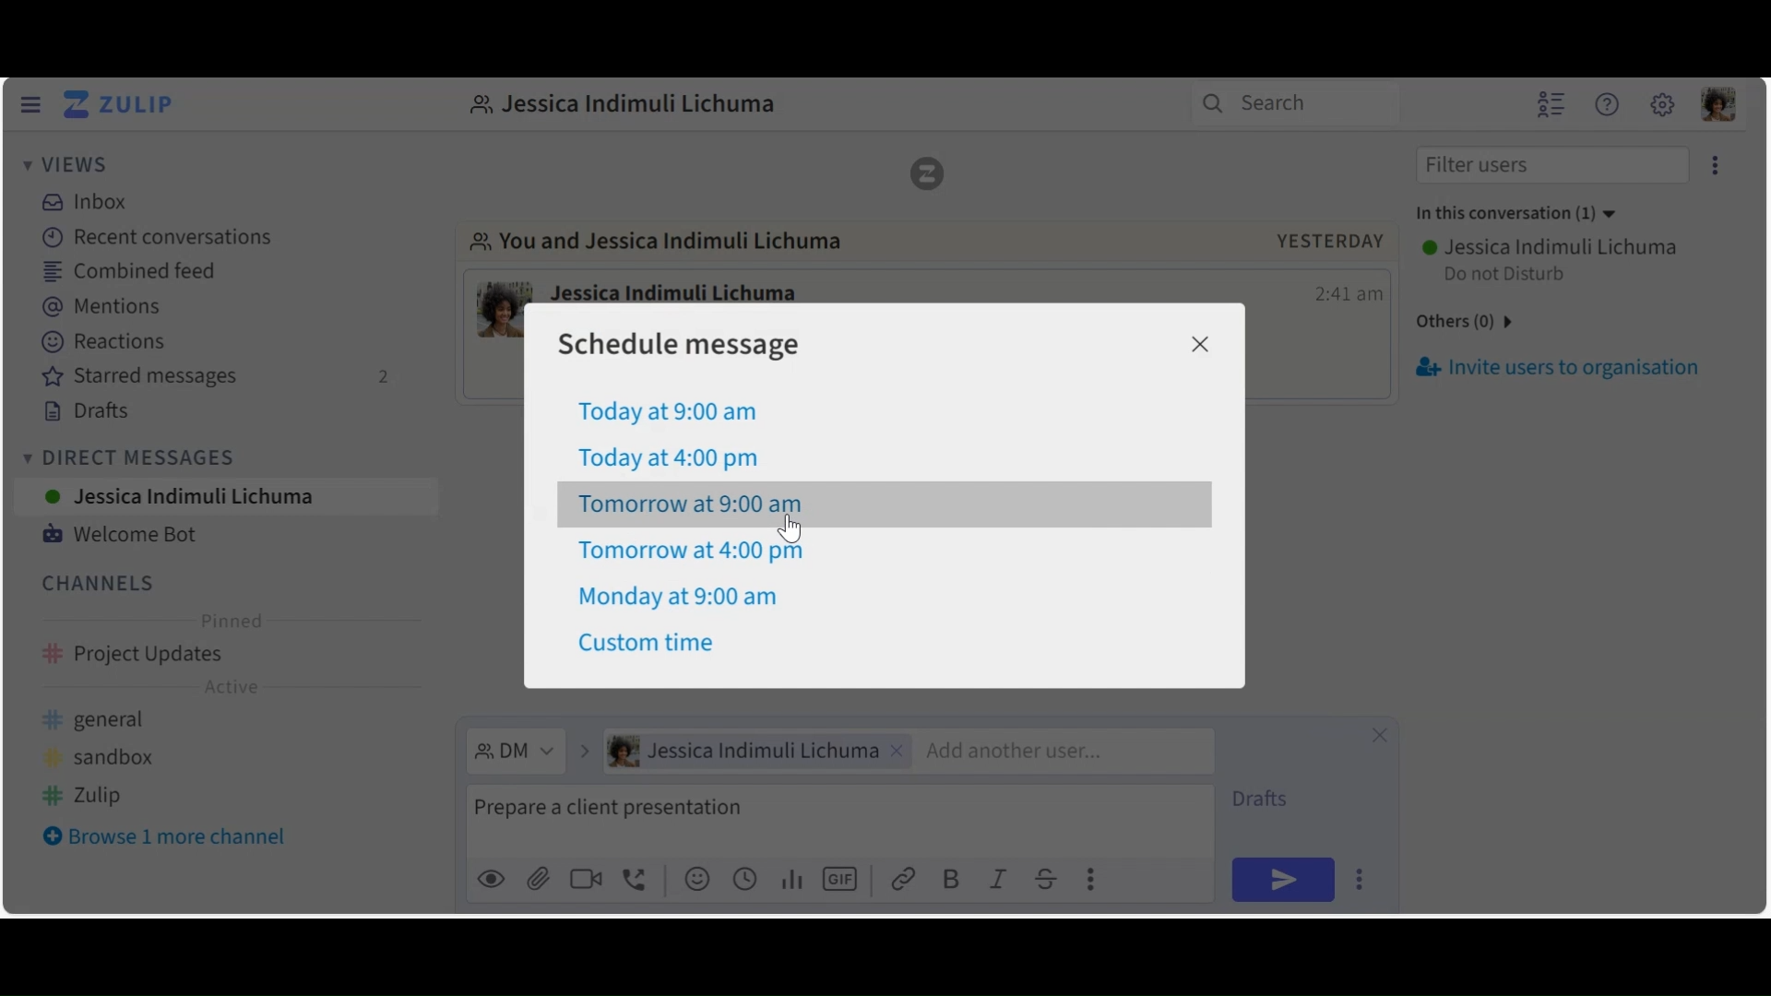  Describe the element at coordinates (220, 456) in the screenshot. I see `Direct Messages` at that location.